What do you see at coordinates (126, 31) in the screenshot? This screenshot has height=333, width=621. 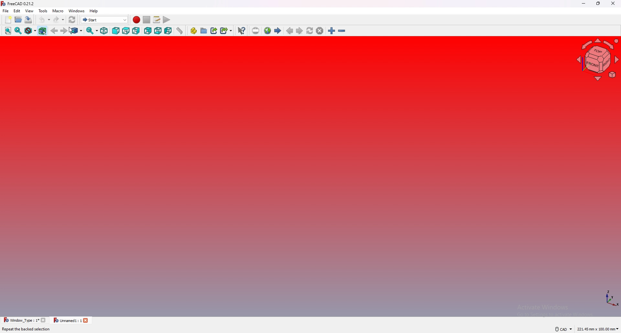 I see `top` at bounding box center [126, 31].